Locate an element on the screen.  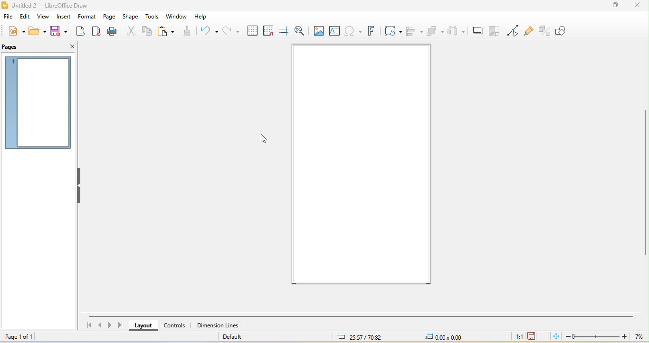
text box is located at coordinates (334, 31).